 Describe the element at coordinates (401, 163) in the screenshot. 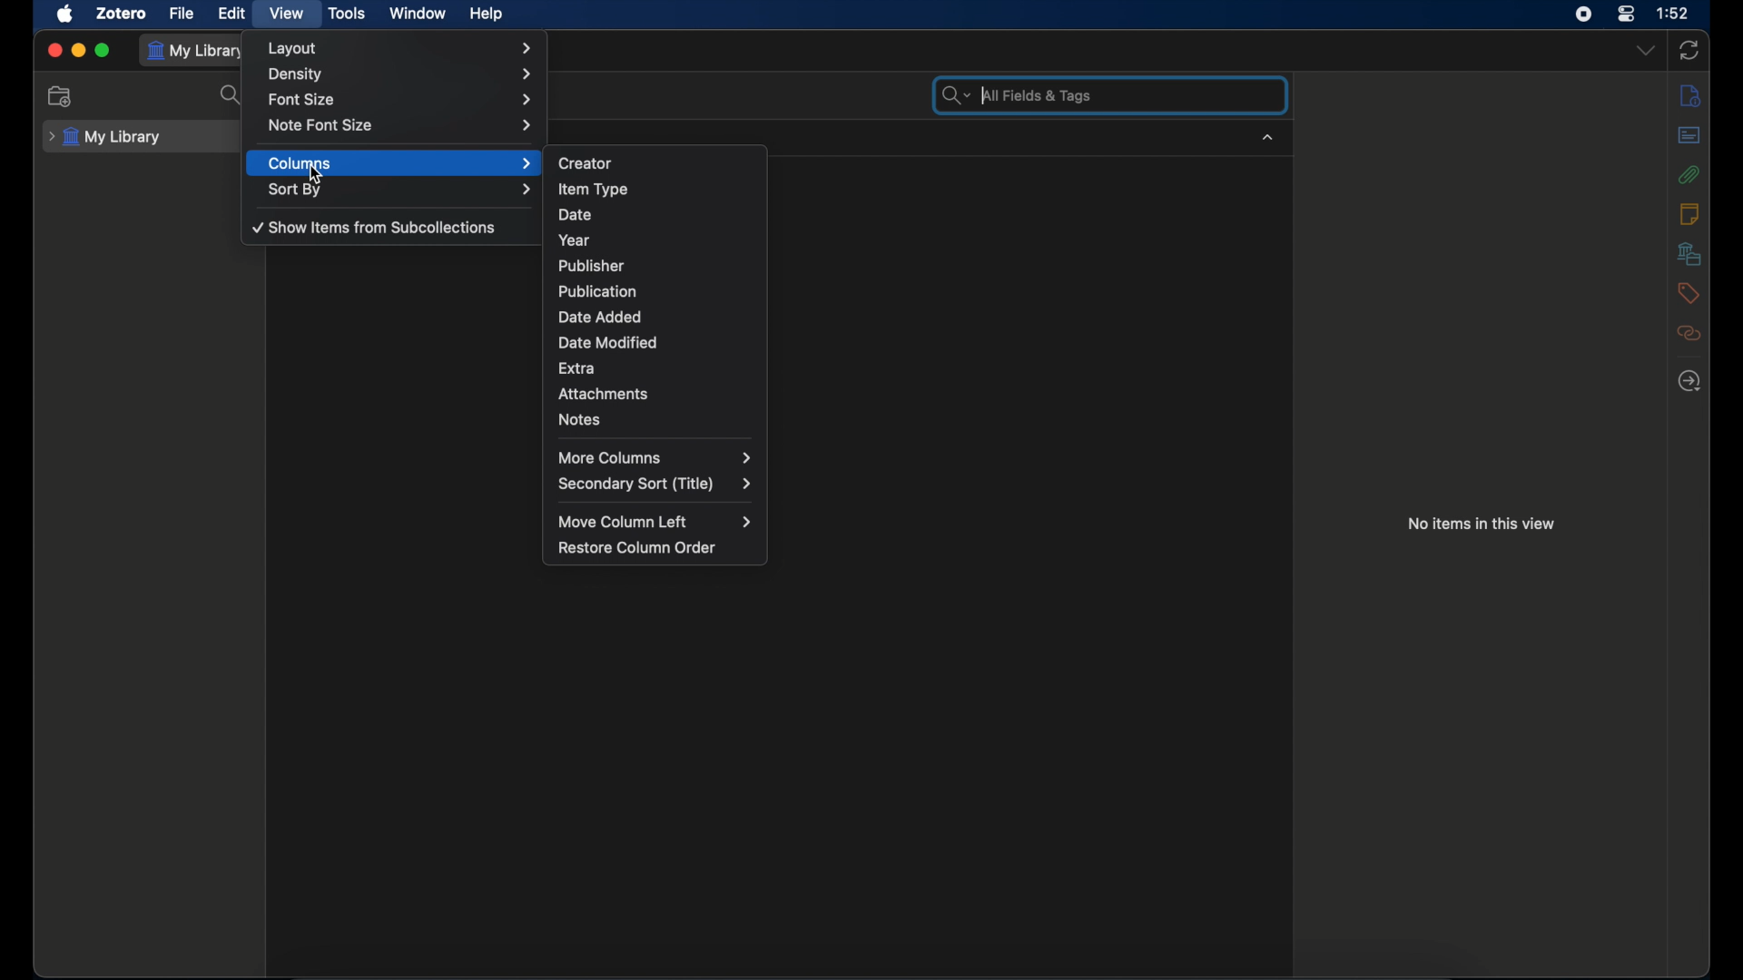

I see `columns` at that location.